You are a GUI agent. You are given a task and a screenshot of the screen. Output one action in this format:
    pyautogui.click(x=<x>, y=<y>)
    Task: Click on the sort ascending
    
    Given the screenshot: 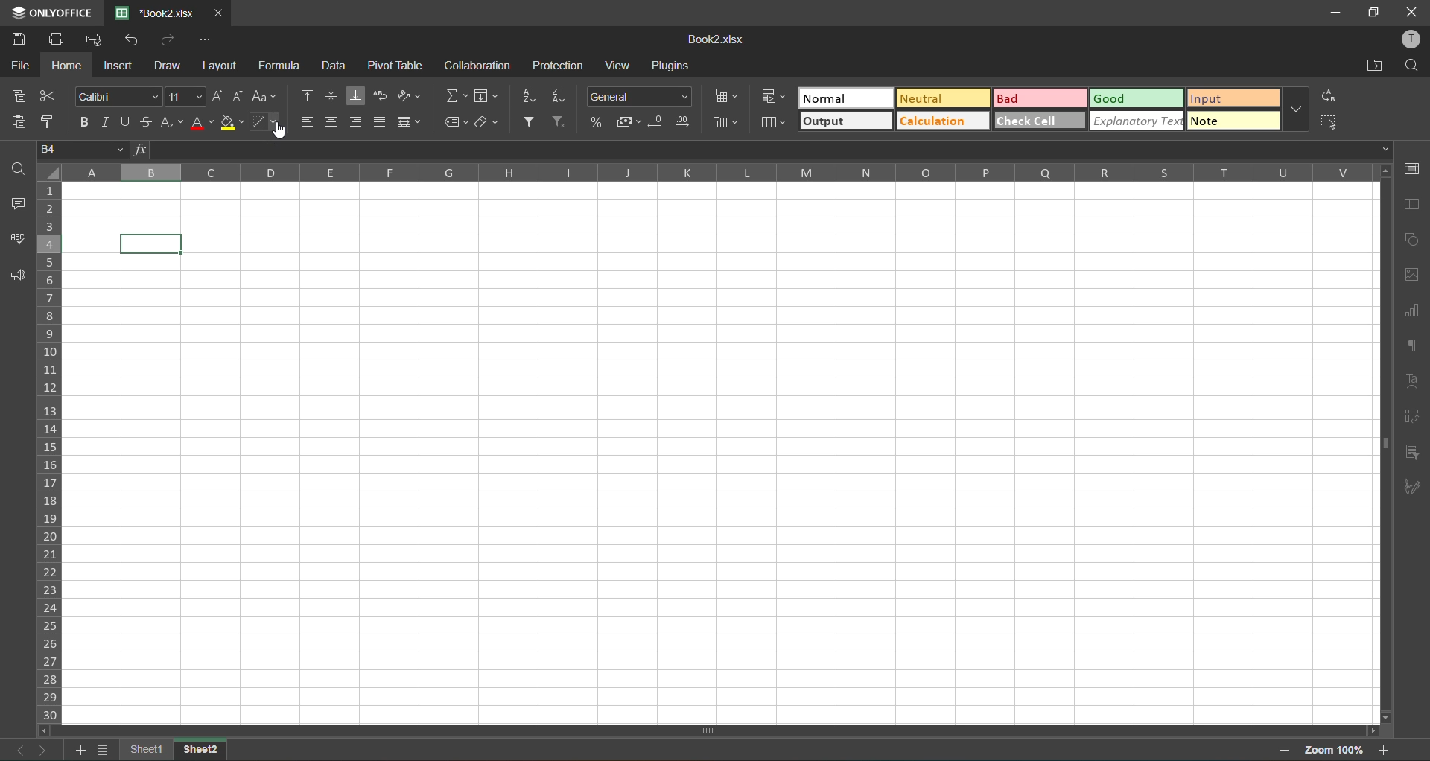 What is the action you would take?
    pyautogui.click(x=535, y=96)
    